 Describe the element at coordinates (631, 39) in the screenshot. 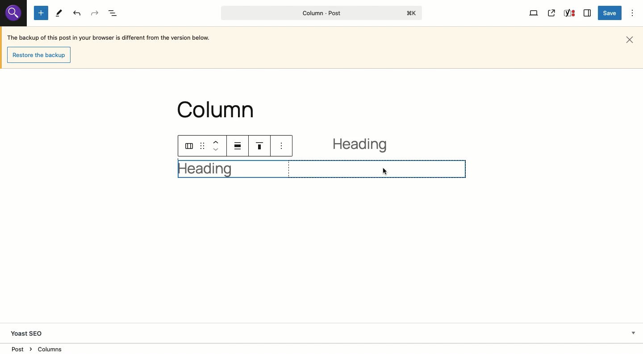

I see `Close` at that location.